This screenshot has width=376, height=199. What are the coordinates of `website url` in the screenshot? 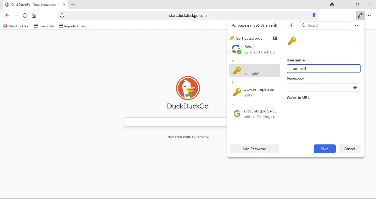 It's located at (298, 98).